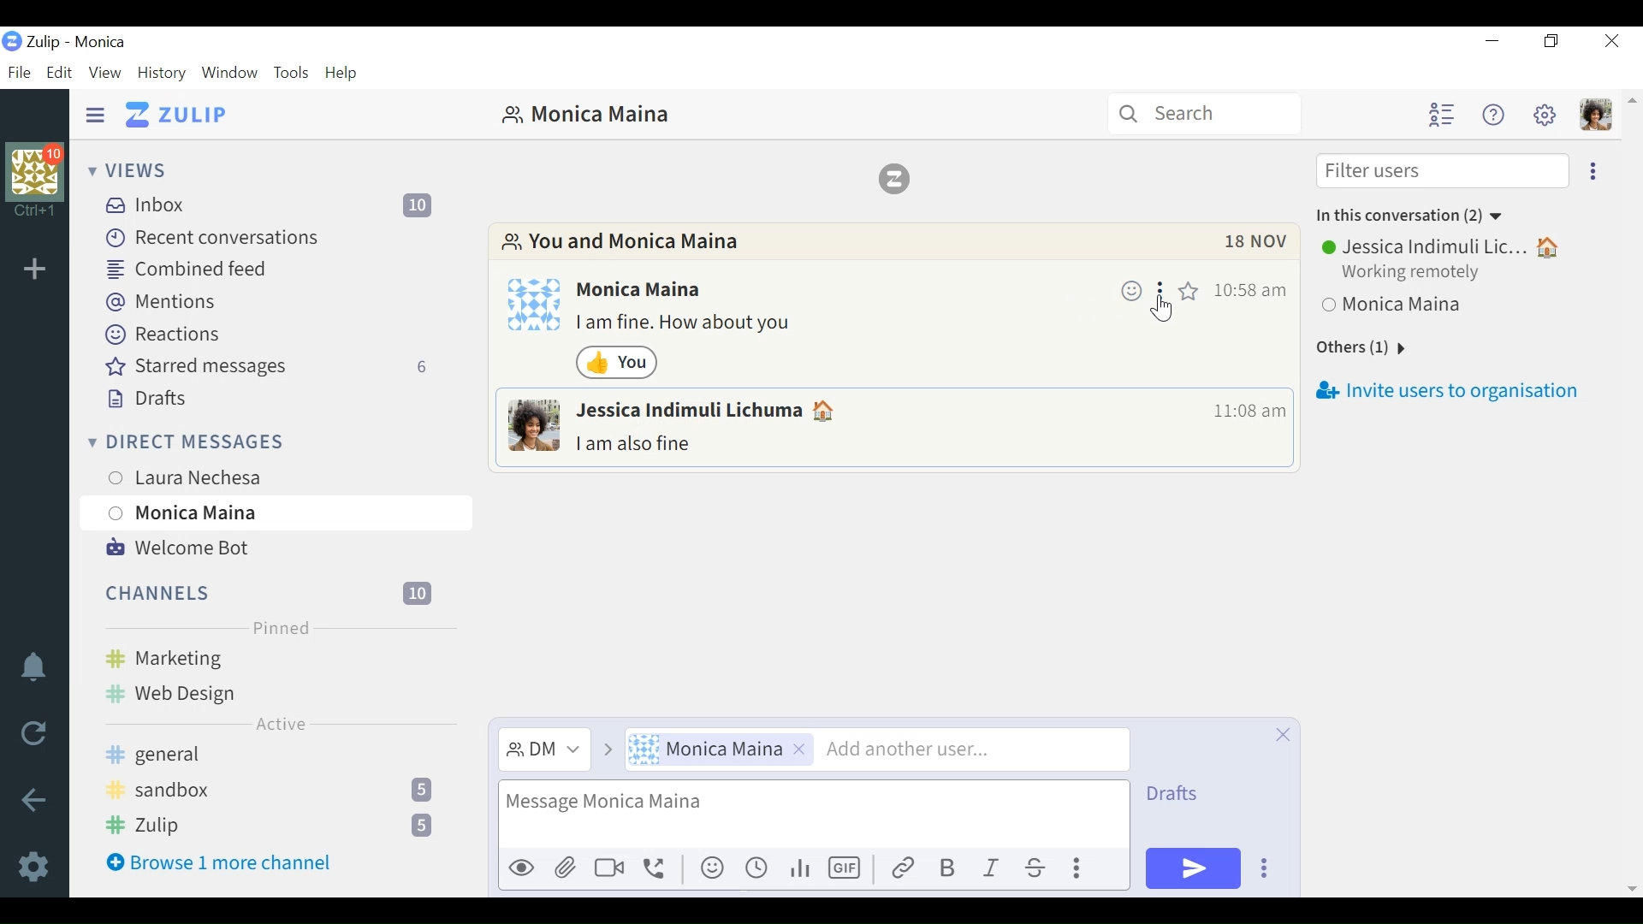  Describe the element at coordinates (76, 42) in the screenshot. I see `Zulip - Monica` at that location.